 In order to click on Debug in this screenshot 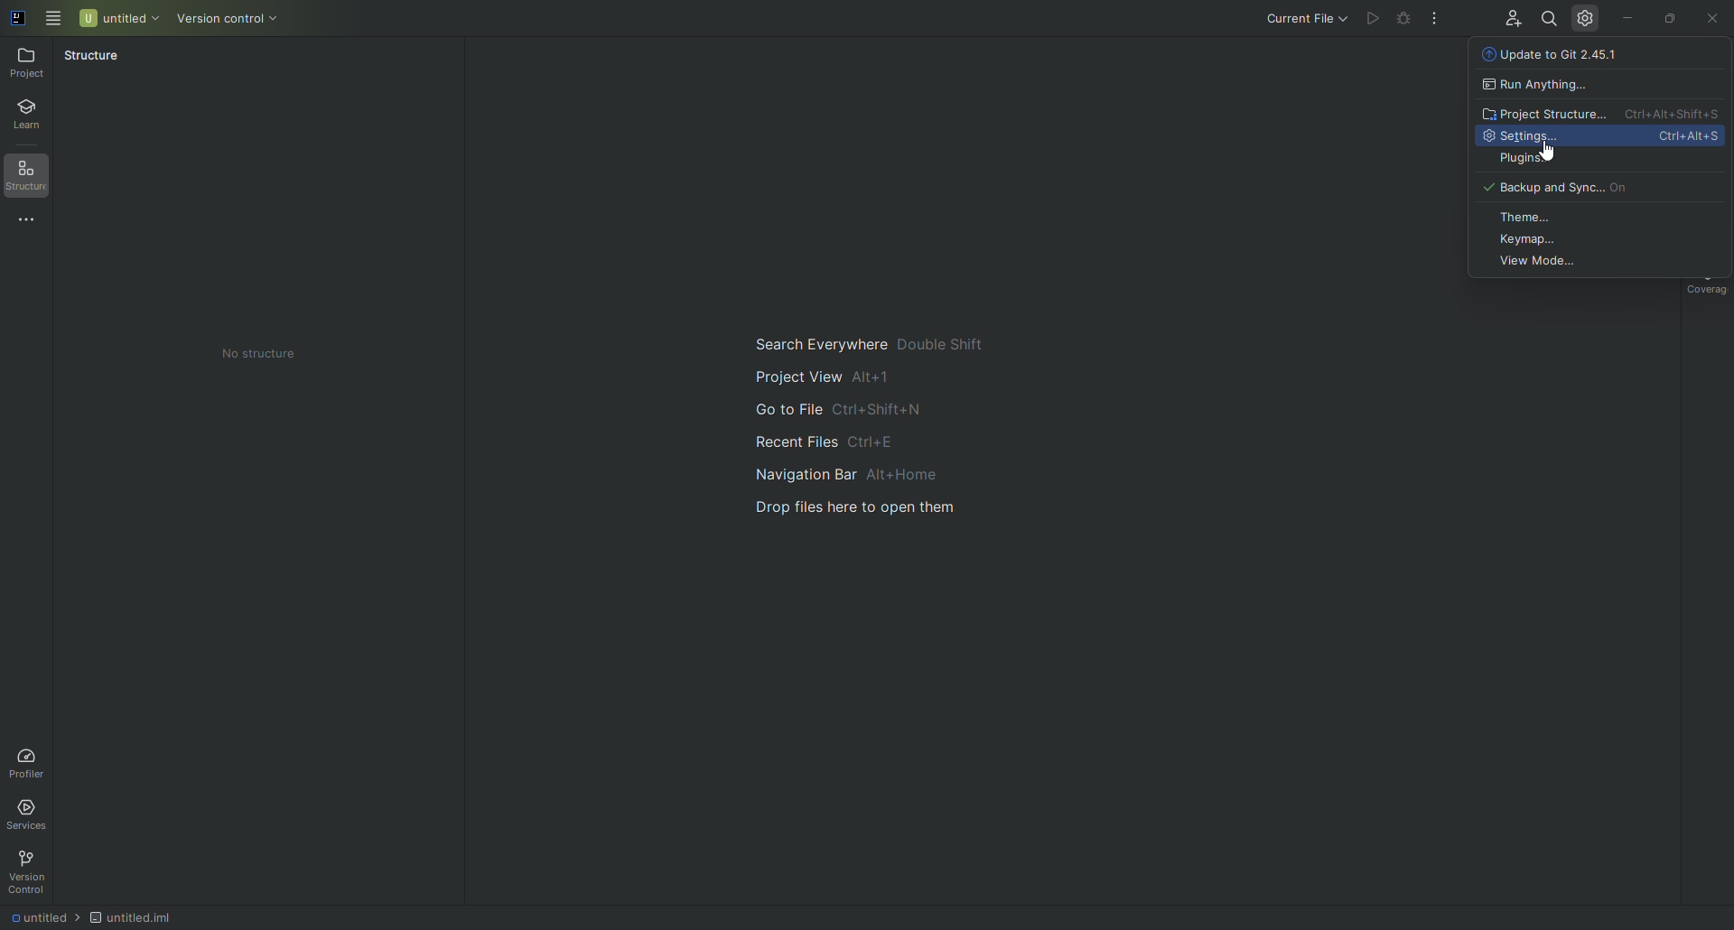, I will do `click(1402, 19)`.